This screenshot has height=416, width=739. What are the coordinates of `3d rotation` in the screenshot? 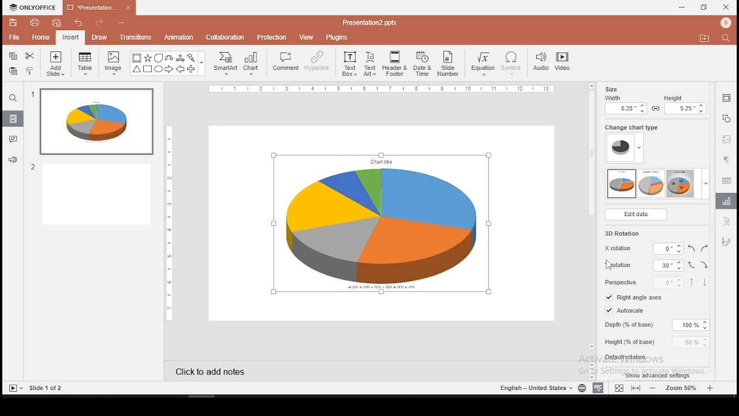 It's located at (623, 232).